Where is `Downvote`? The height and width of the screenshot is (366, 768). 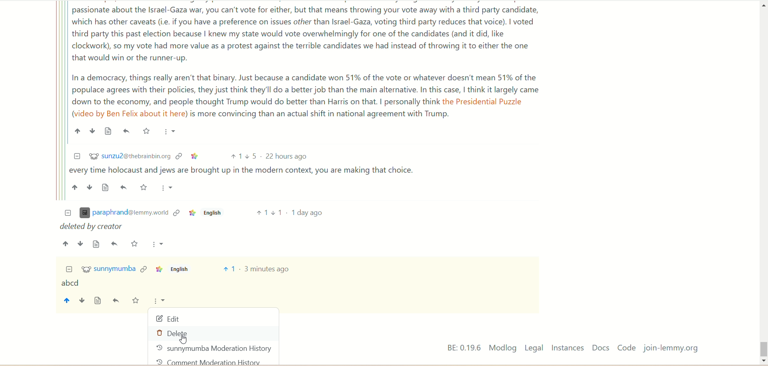
Downvote is located at coordinates (90, 187).